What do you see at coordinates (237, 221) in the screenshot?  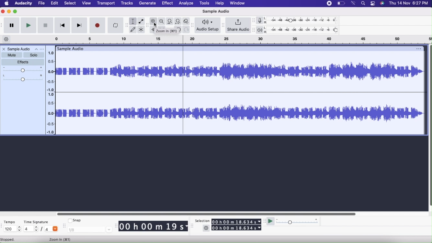 I see `00 h 00 m 18.634 s` at bounding box center [237, 221].